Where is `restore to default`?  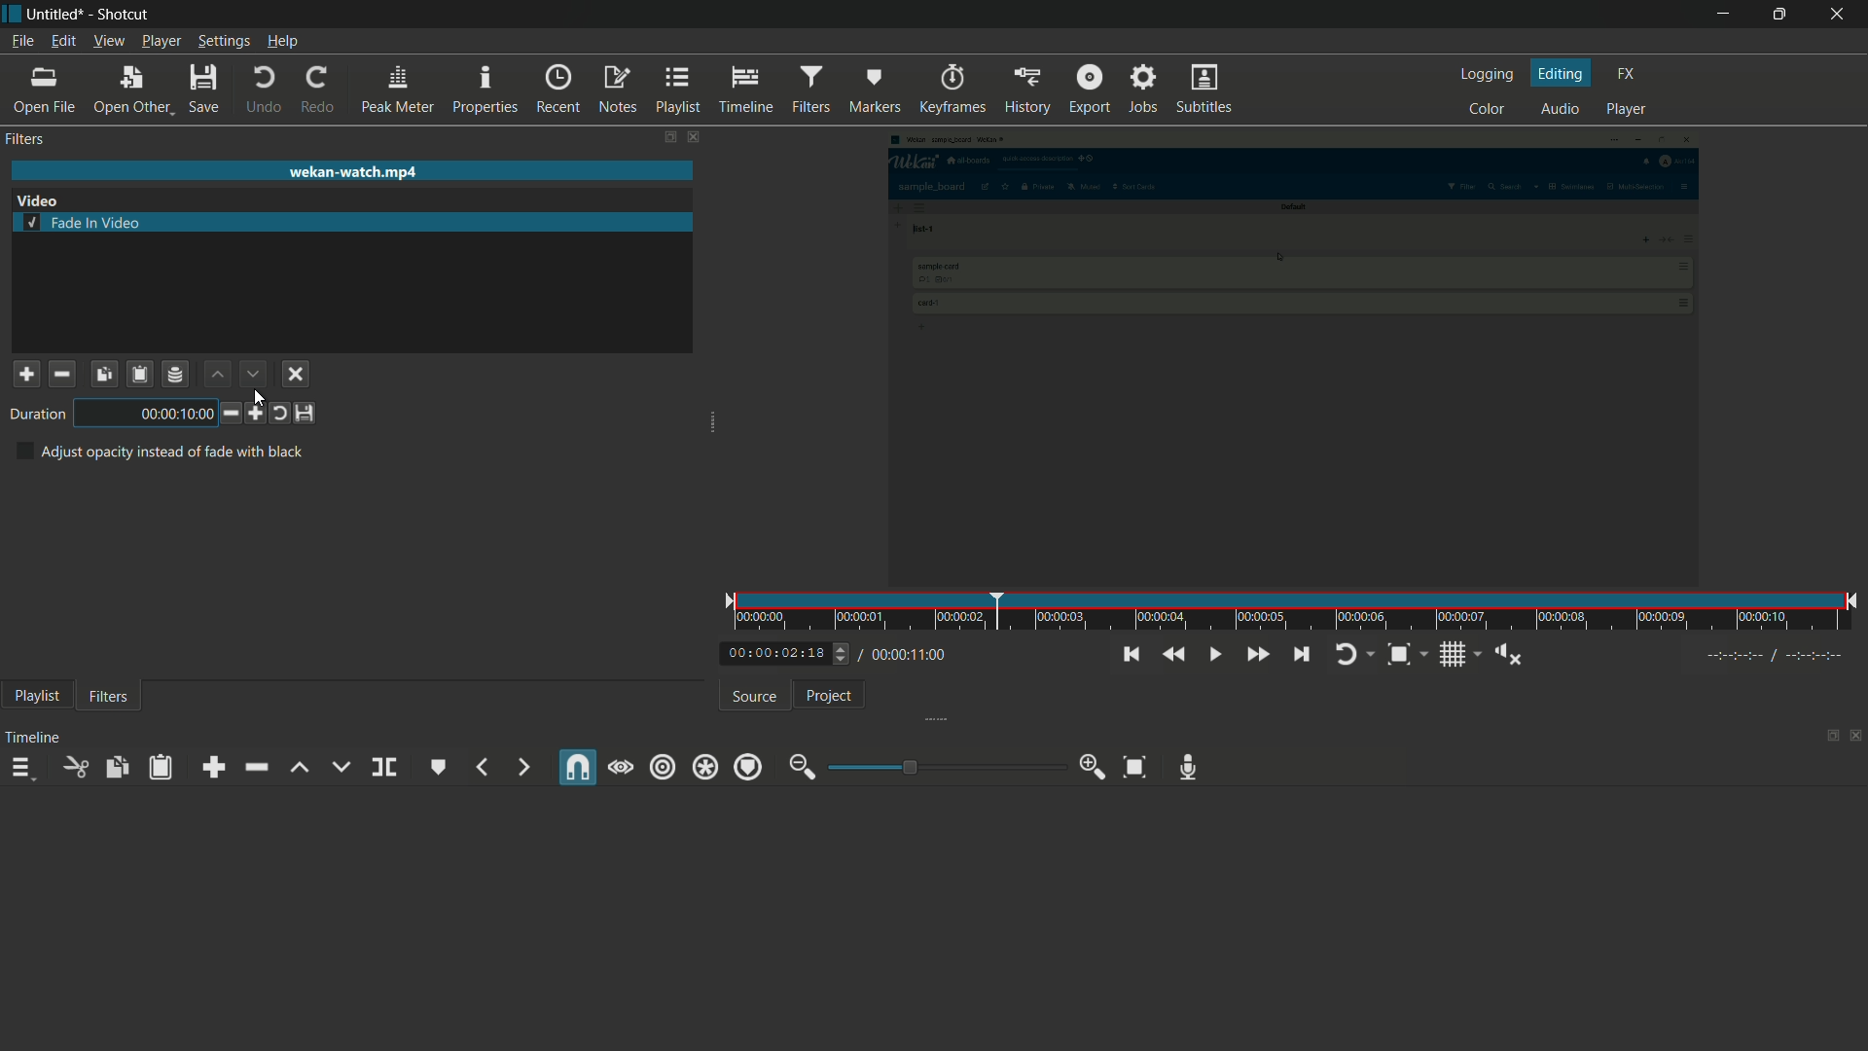
restore to default is located at coordinates (279, 413).